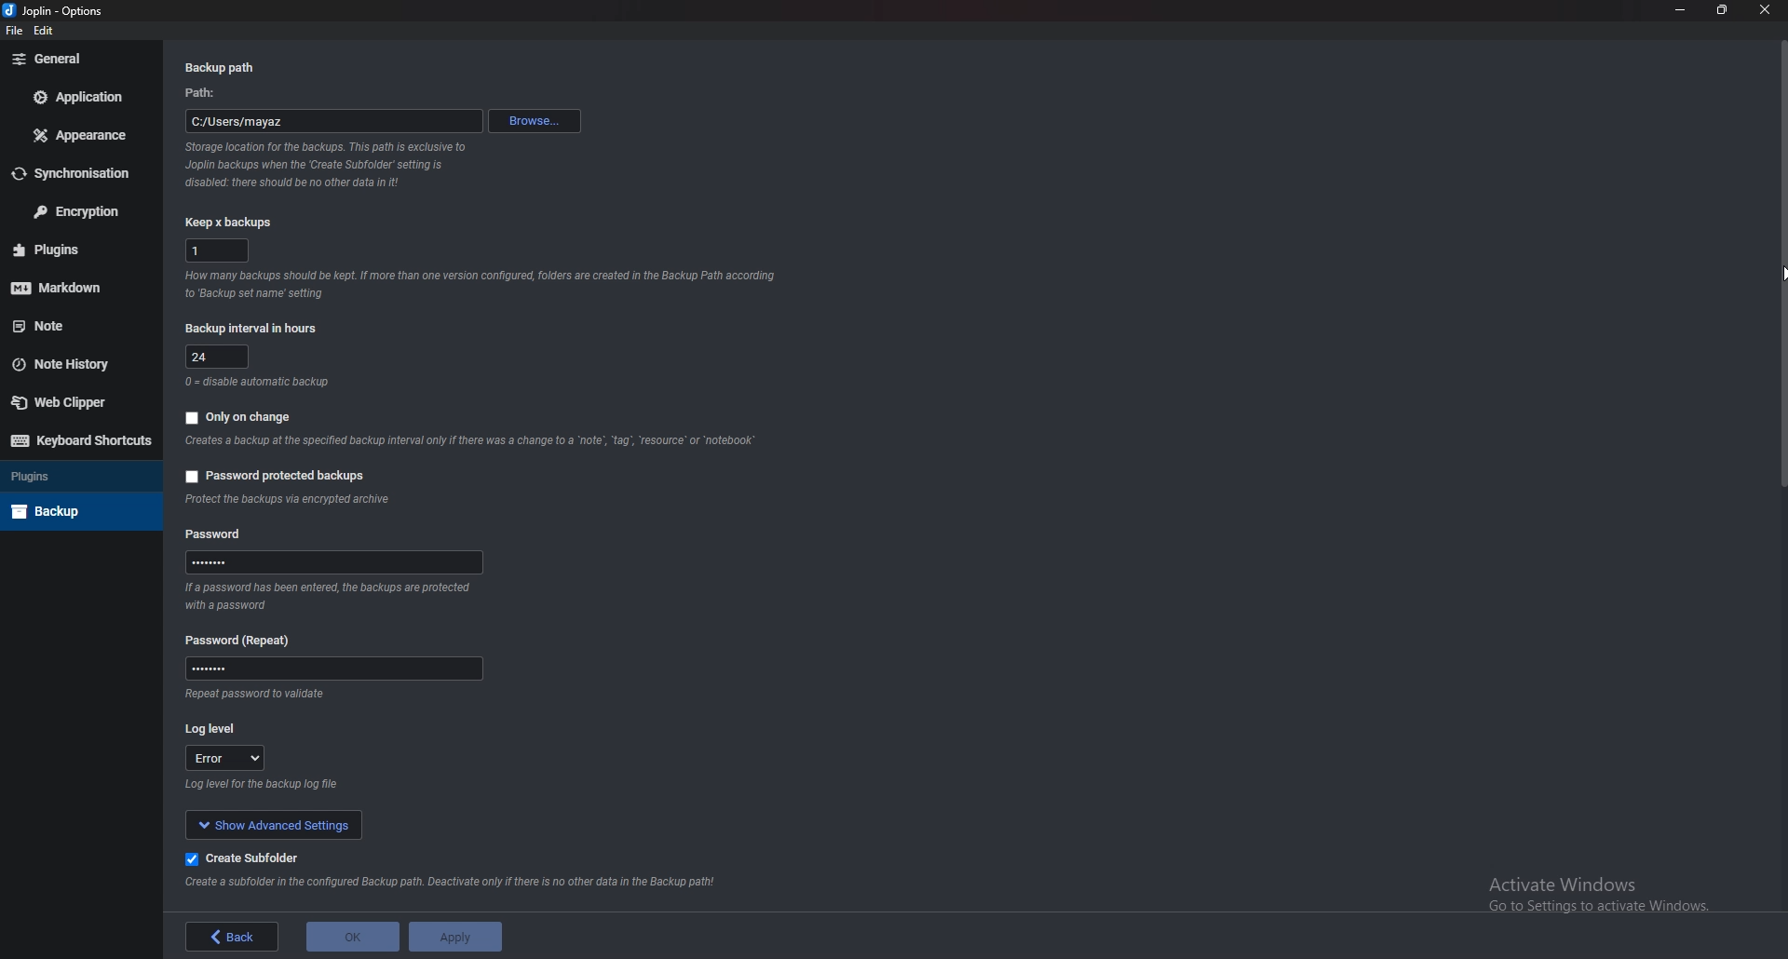 Image resolution: width=1788 pixels, height=959 pixels. I want to click on info, so click(481, 284).